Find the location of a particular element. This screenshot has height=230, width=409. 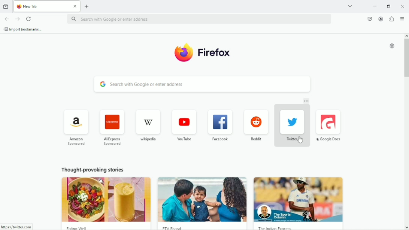

facebook is located at coordinates (220, 125).